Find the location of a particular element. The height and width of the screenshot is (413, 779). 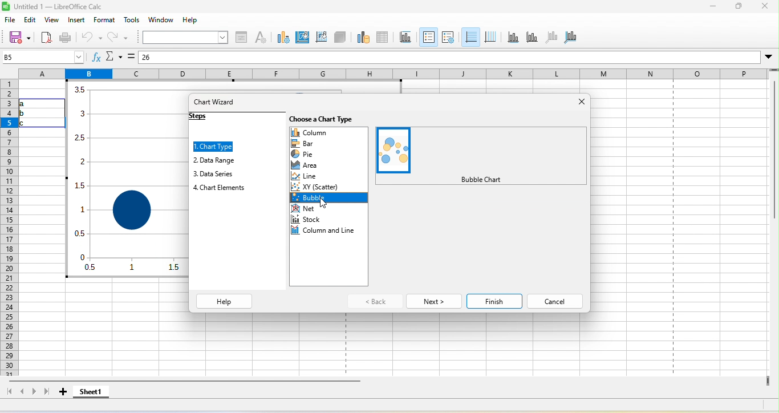

vertical grid is located at coordinates (490, 36).